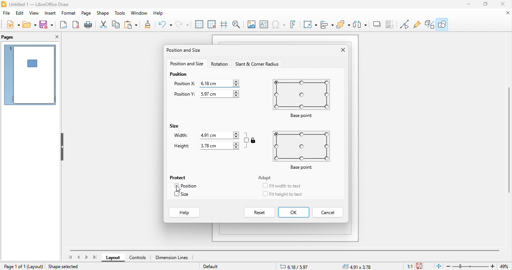 The width and height of the screenshot is (512, 270). Describe the element at coordinates (199, 24) in the screenshot. I see `display grid` at that location.